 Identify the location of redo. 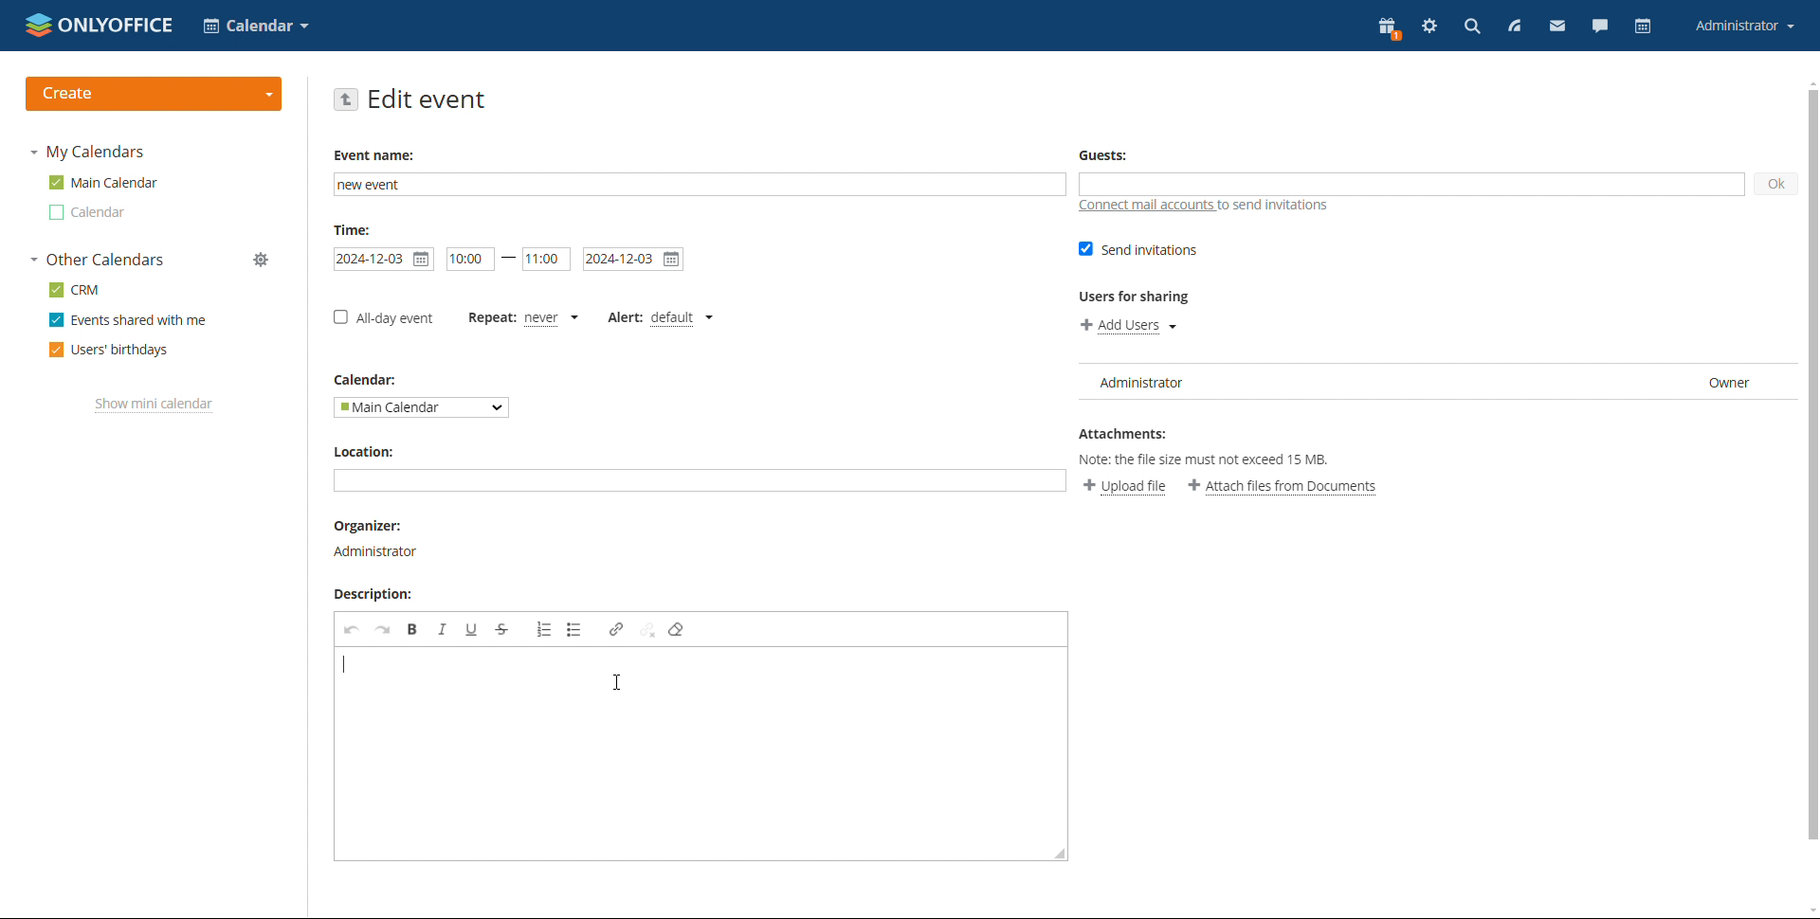
(383, 630).